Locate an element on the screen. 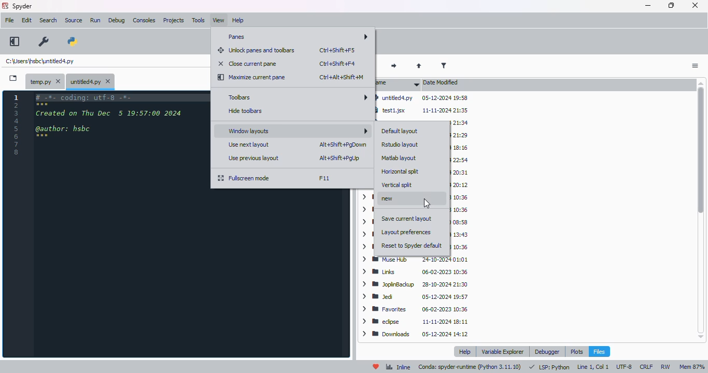 The image size is (708, 373). cursor is located at coordinates (427, 204).